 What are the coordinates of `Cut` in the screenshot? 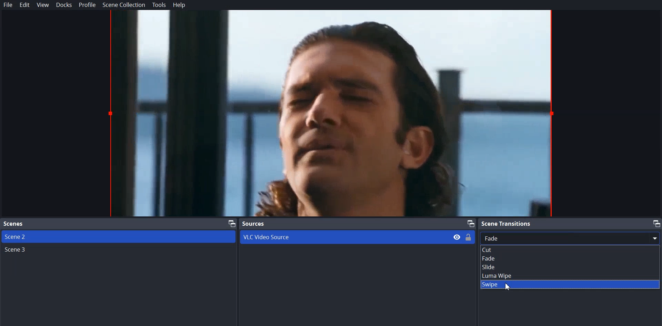 It's located at (570, 249).